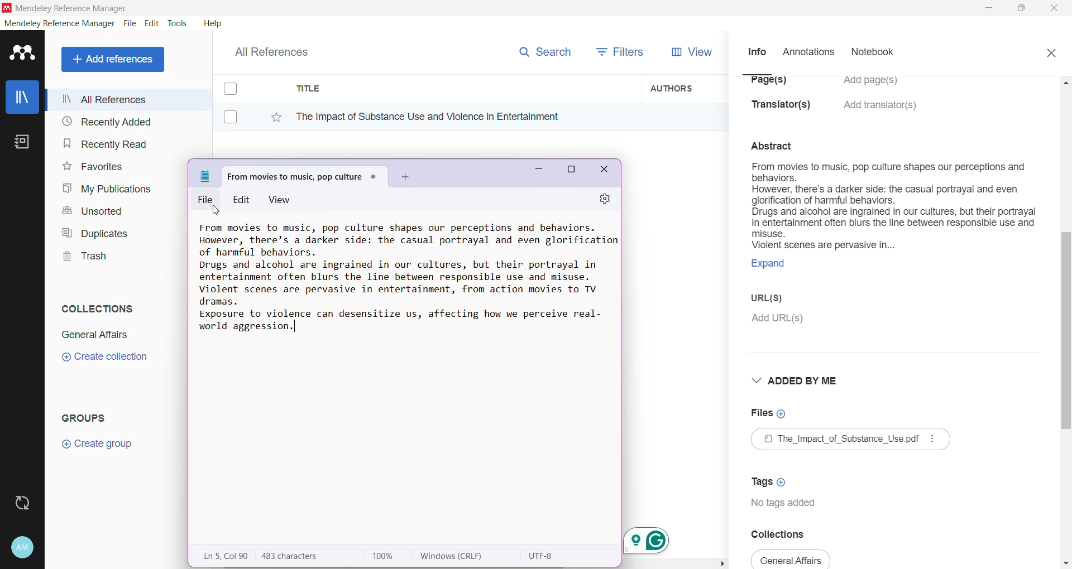 Image resolution: width=1072 pixels, height=569 pixels. Describe the element at coordinates (115, 59) in the screenshot. I see `Add References` at that location.